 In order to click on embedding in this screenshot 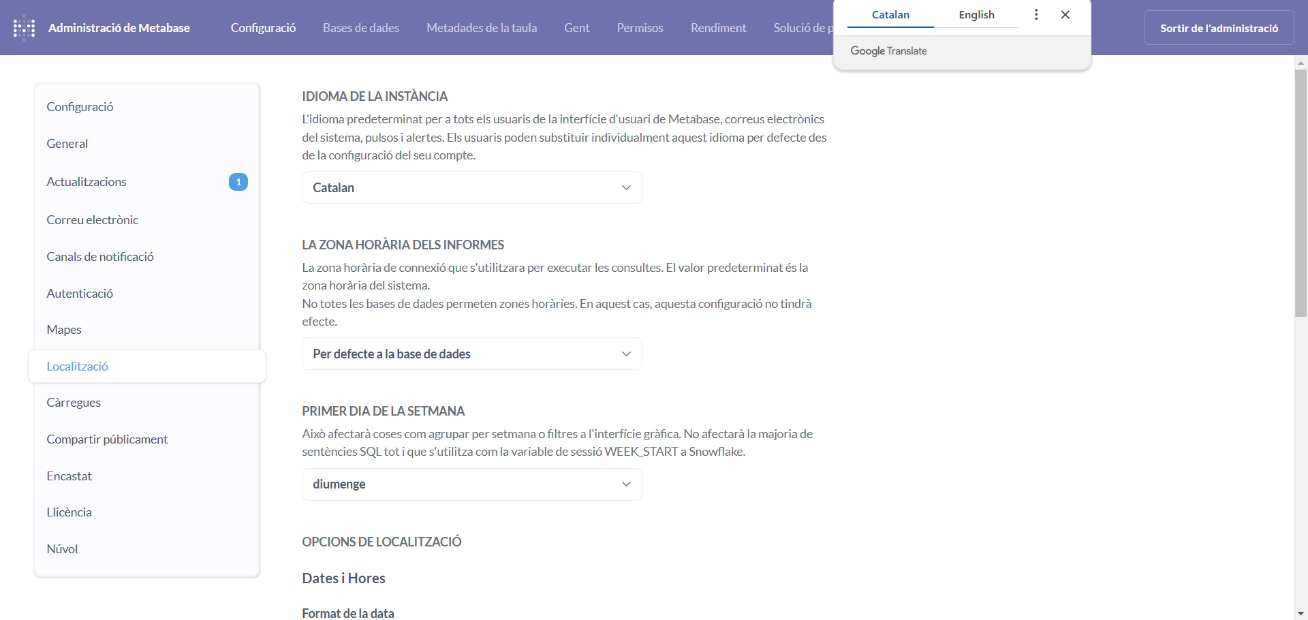, I will do `click(138, 478)`.